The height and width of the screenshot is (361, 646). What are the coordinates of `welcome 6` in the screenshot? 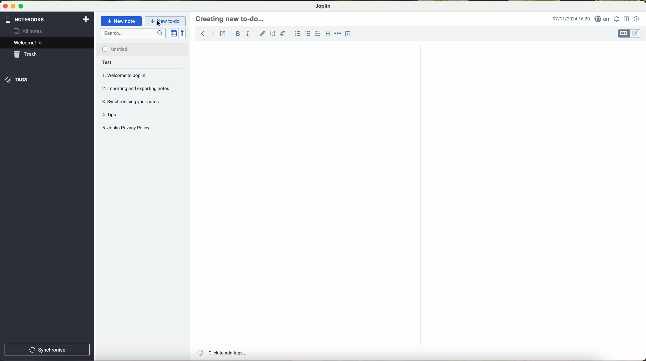 It's located at (28, 43).